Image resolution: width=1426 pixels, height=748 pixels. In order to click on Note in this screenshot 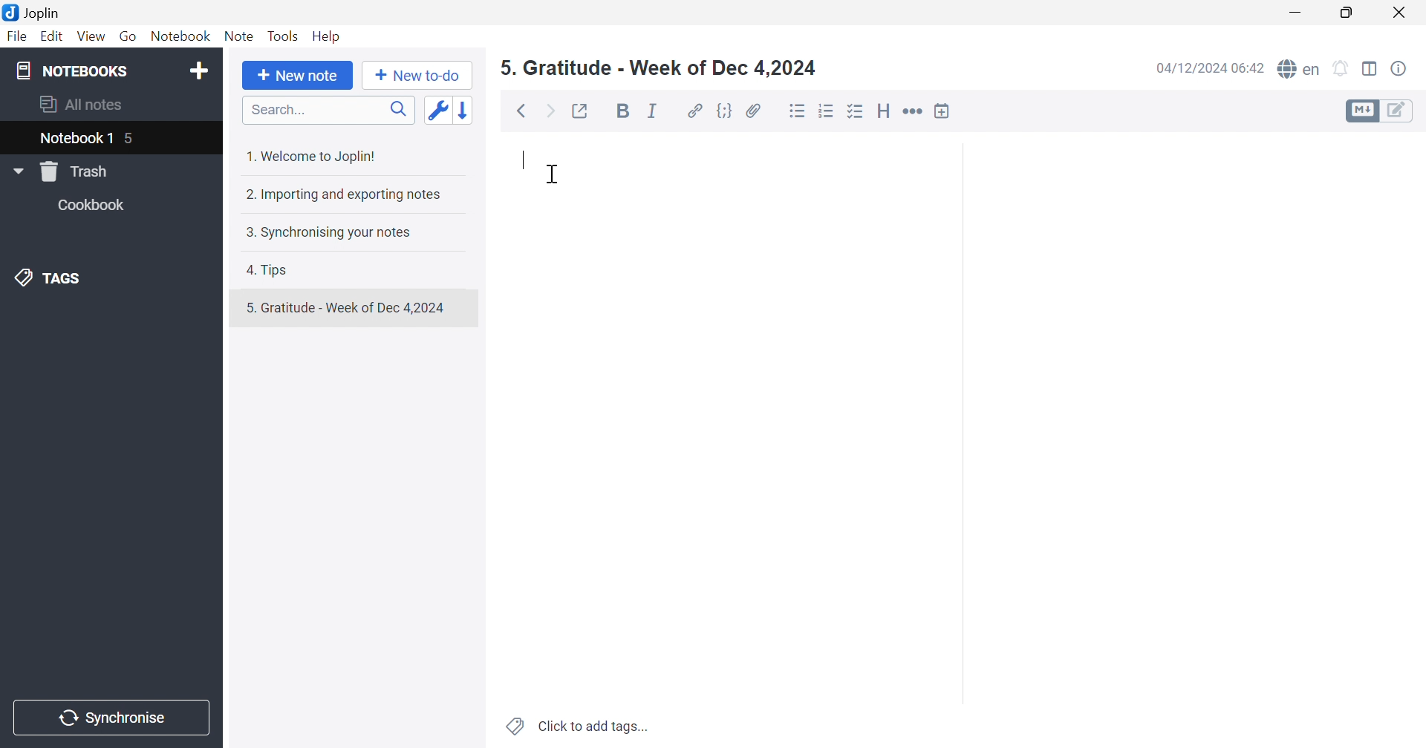, I will do `click(238, 35)`.